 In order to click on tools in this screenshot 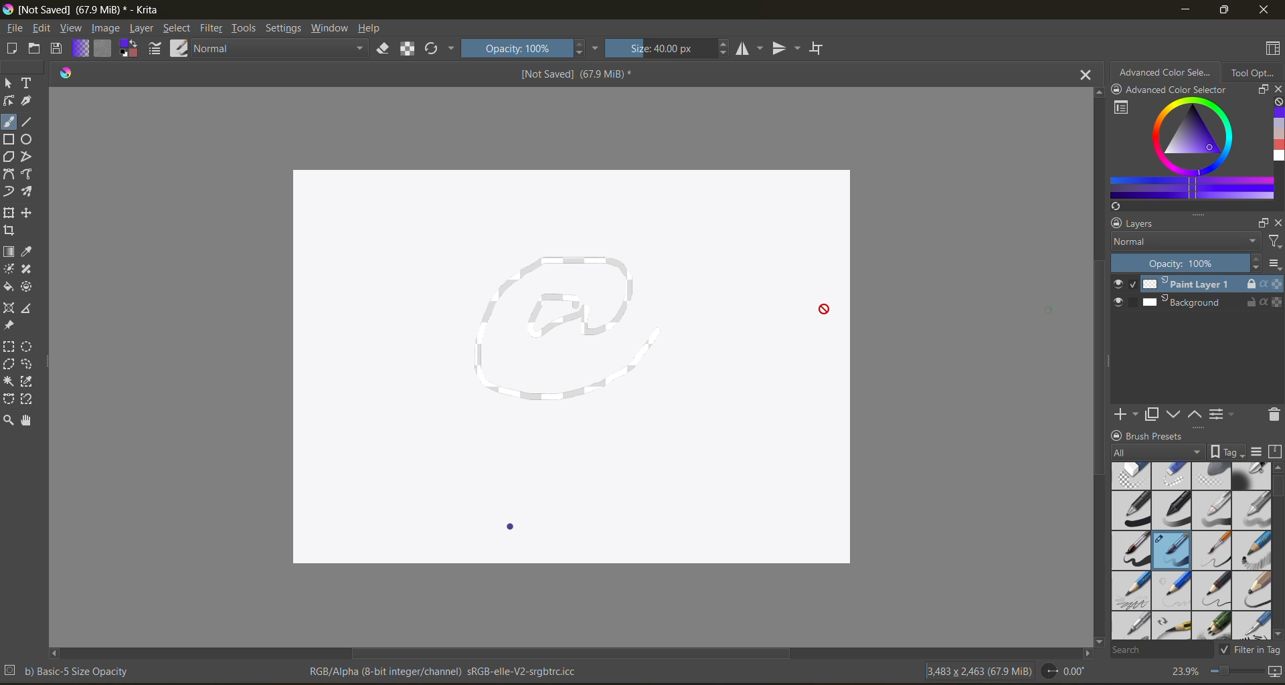, I will do `click(244, 28)`.